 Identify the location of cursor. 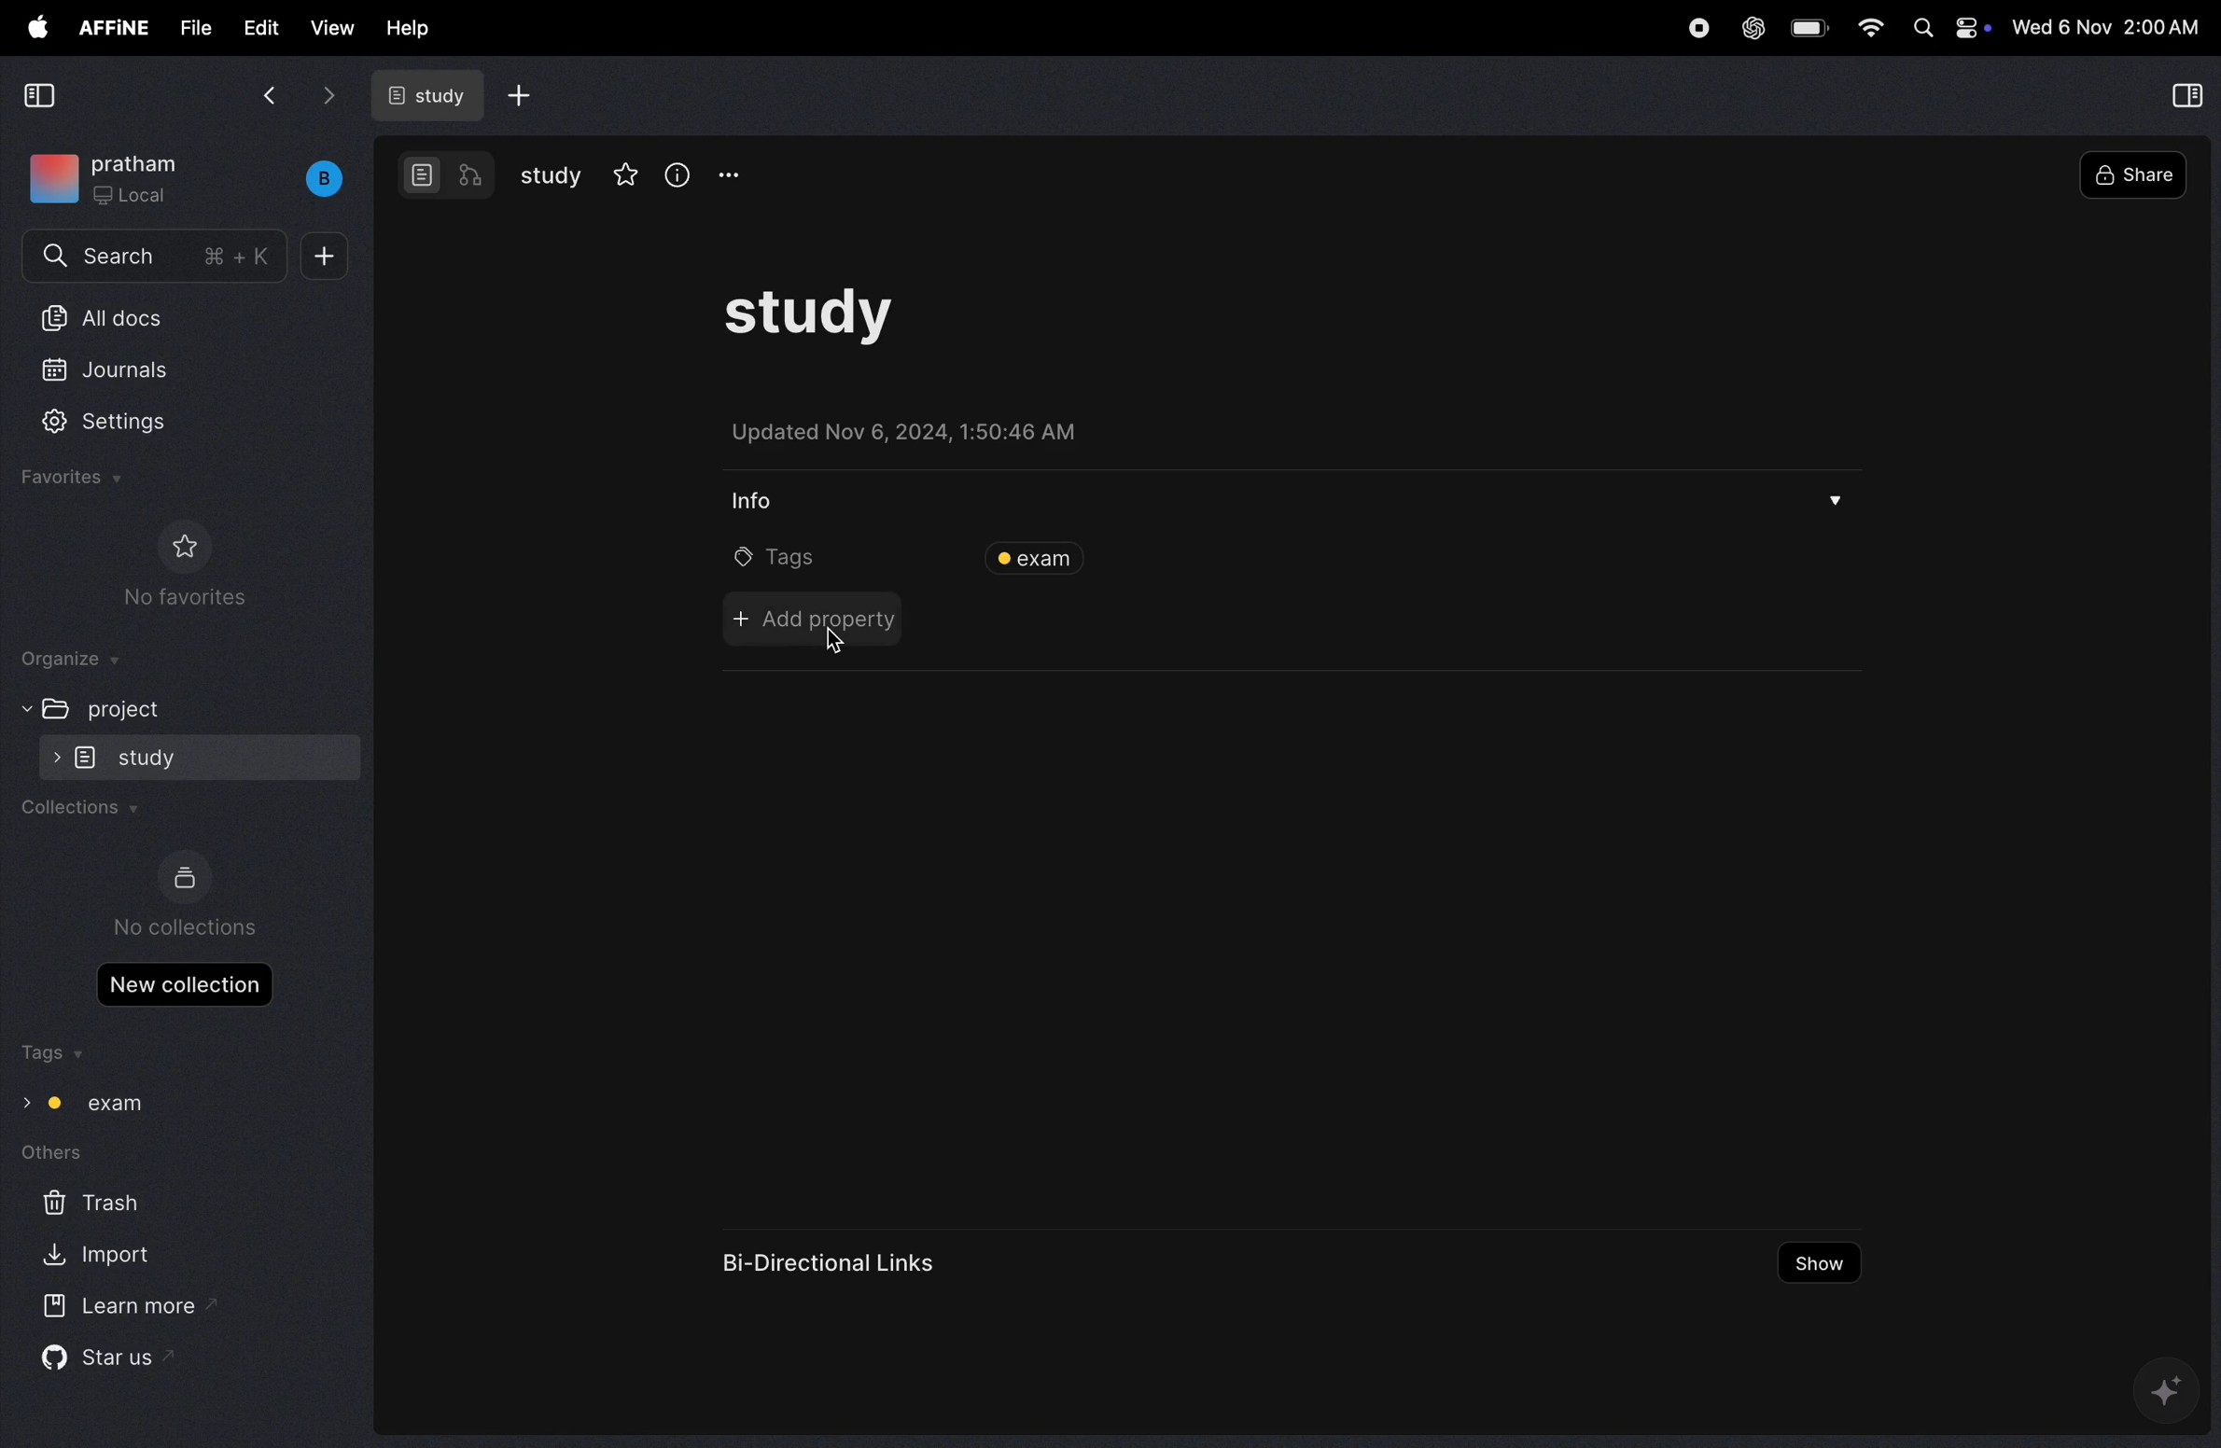
(834, 646).